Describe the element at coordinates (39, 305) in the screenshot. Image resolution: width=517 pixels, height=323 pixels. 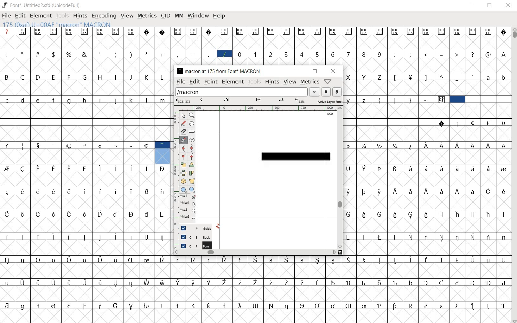
I see `Symbol` at that location.